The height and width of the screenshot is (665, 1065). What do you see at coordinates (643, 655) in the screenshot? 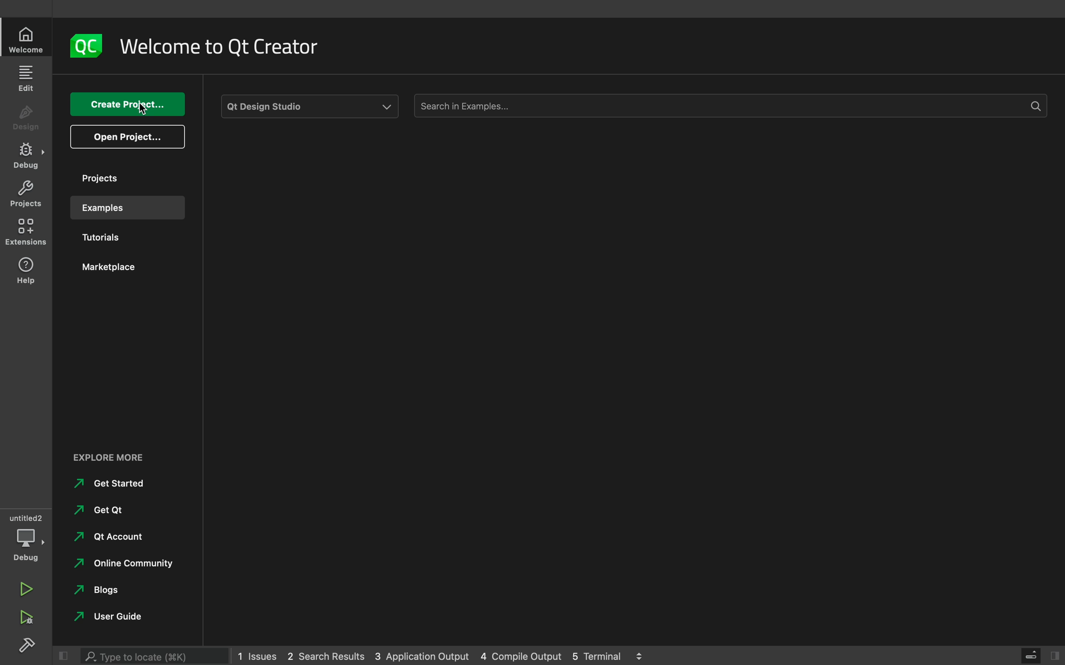
I see `increase/decrease arrows` at bounding box center [643, 655].